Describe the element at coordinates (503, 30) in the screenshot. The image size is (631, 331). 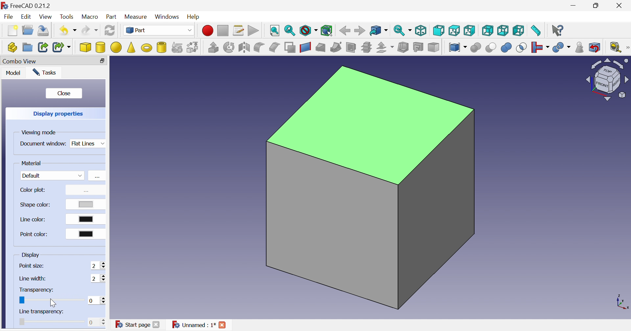
I see `Bottom` at that location.